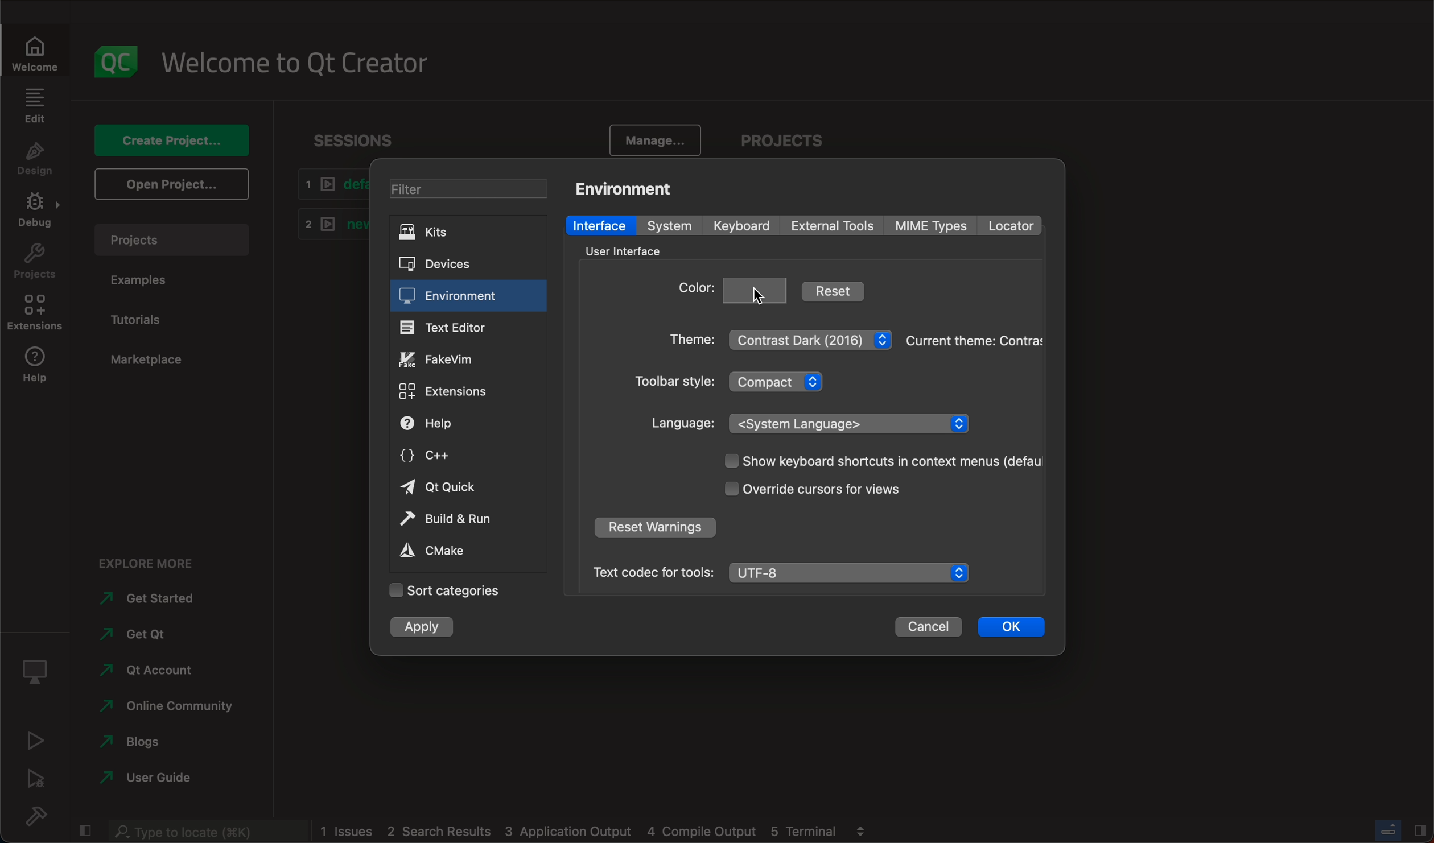 Image resolution: width=1434 pixels, height=843 pixels. Describe the element at coordinates (445, 591) in the screenshot. I see `categories` at that location.